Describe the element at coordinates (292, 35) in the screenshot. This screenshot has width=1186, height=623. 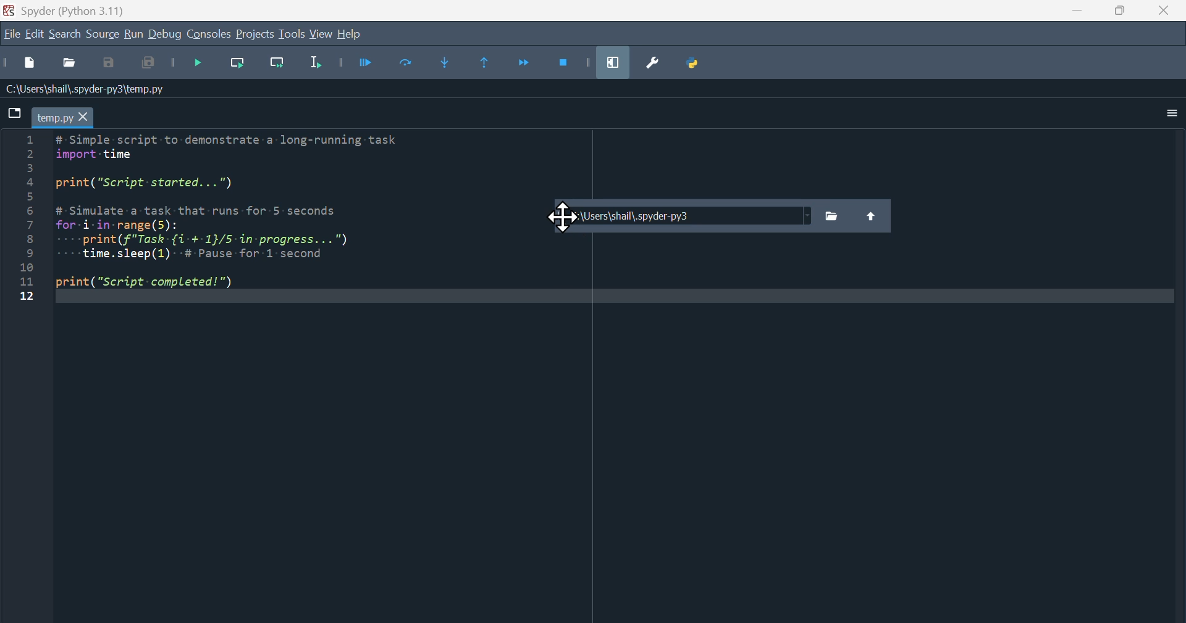
I see `Tools` at that location.